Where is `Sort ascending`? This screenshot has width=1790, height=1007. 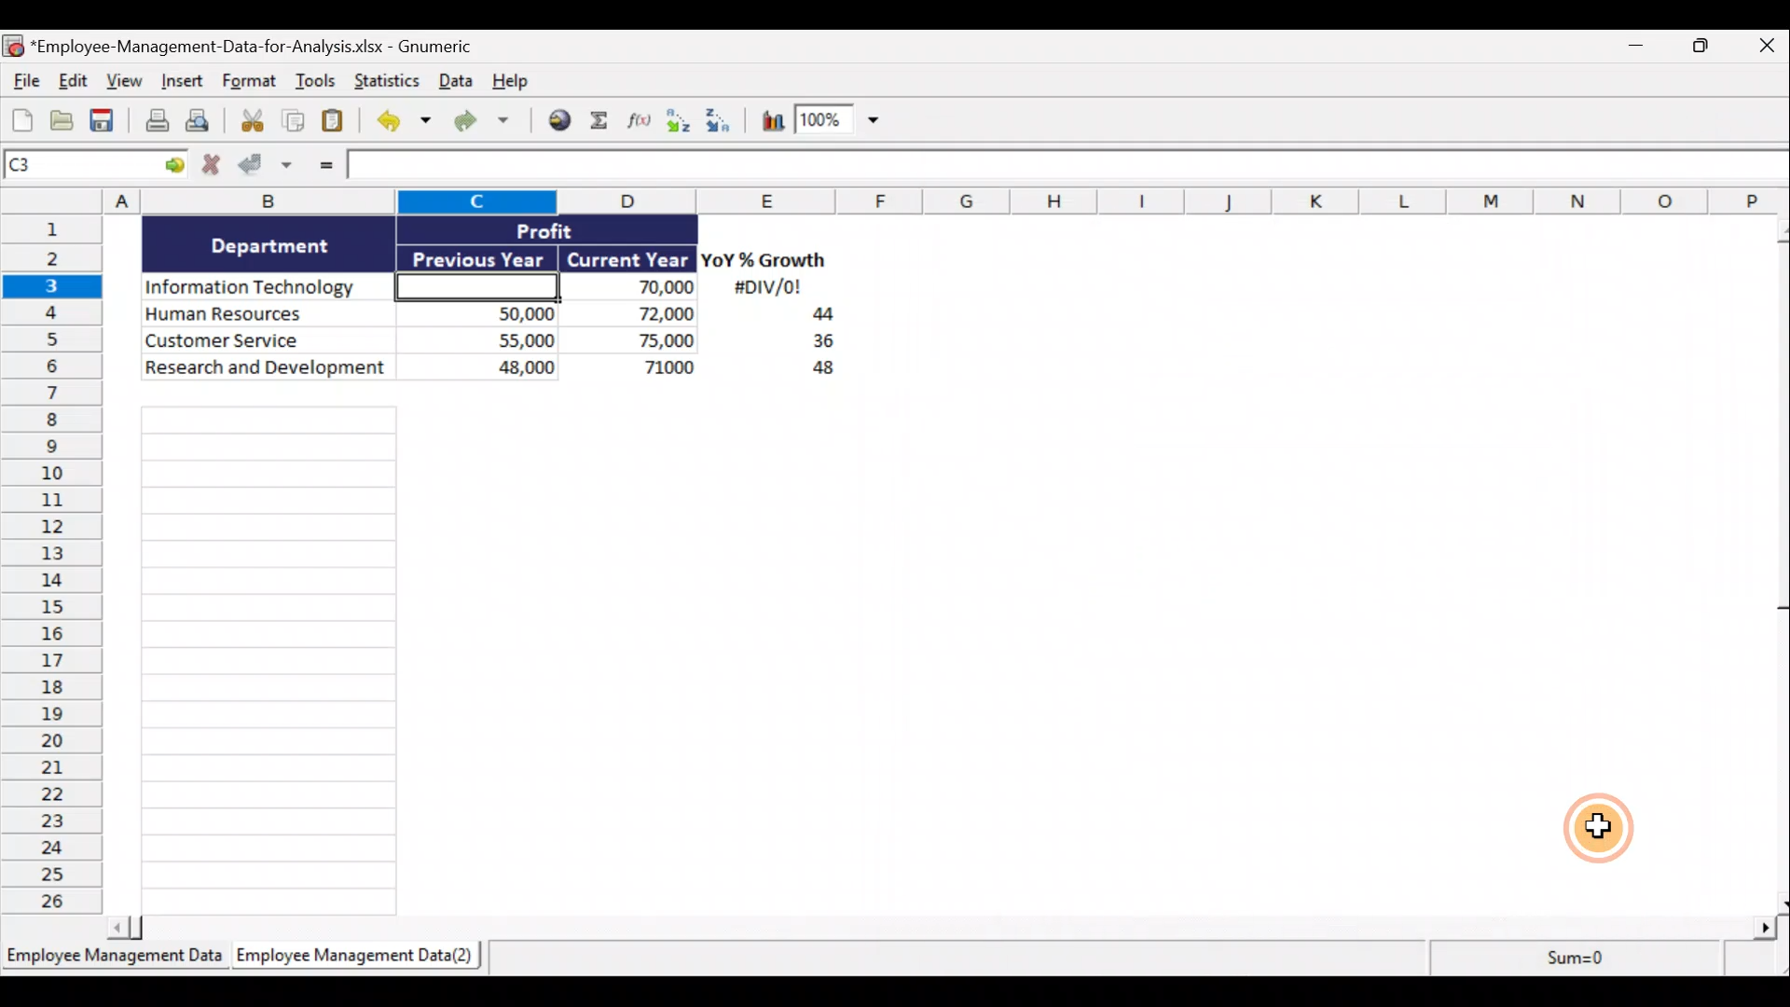
Sort ascending is located at coordinates (678, 120).